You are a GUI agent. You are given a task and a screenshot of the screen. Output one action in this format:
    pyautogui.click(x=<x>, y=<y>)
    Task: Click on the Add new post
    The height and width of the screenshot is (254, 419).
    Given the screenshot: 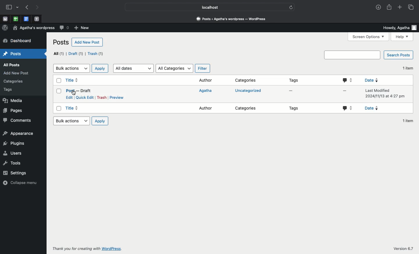 What is the action you would take?
    pyautogui.click(x=87, y=42)
    